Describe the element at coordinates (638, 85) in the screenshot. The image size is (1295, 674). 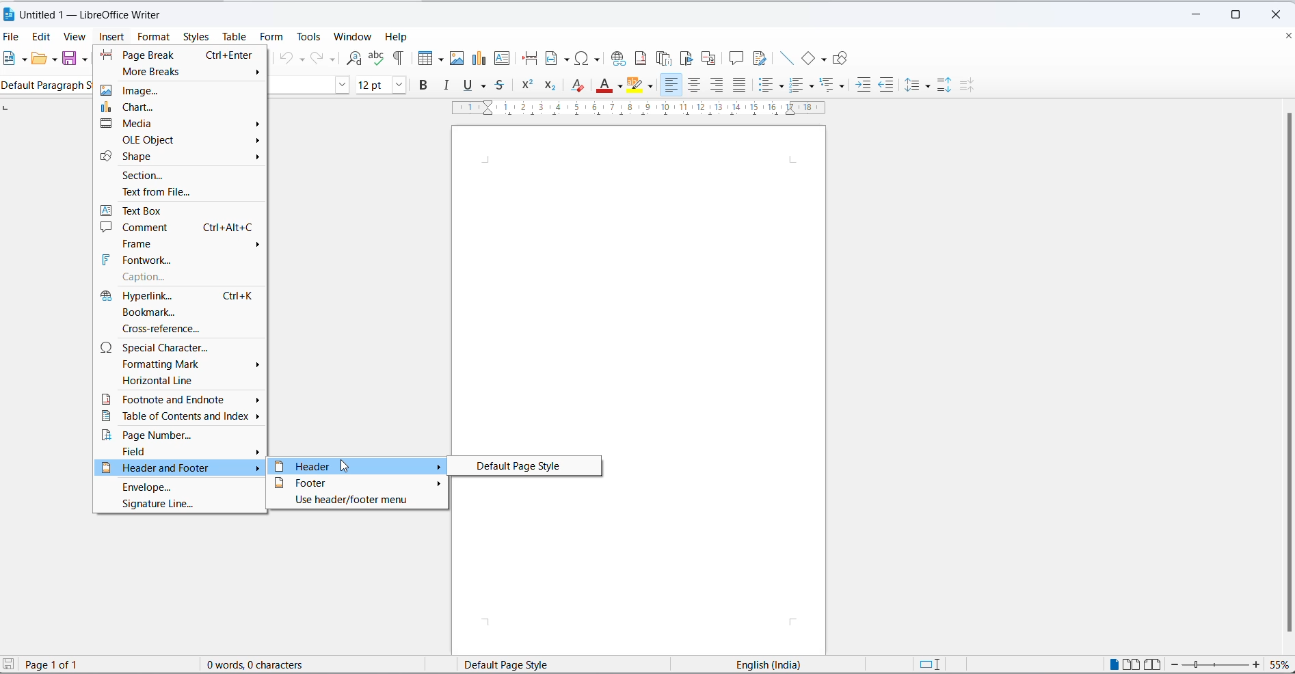
I see `character highlighting` at that location.